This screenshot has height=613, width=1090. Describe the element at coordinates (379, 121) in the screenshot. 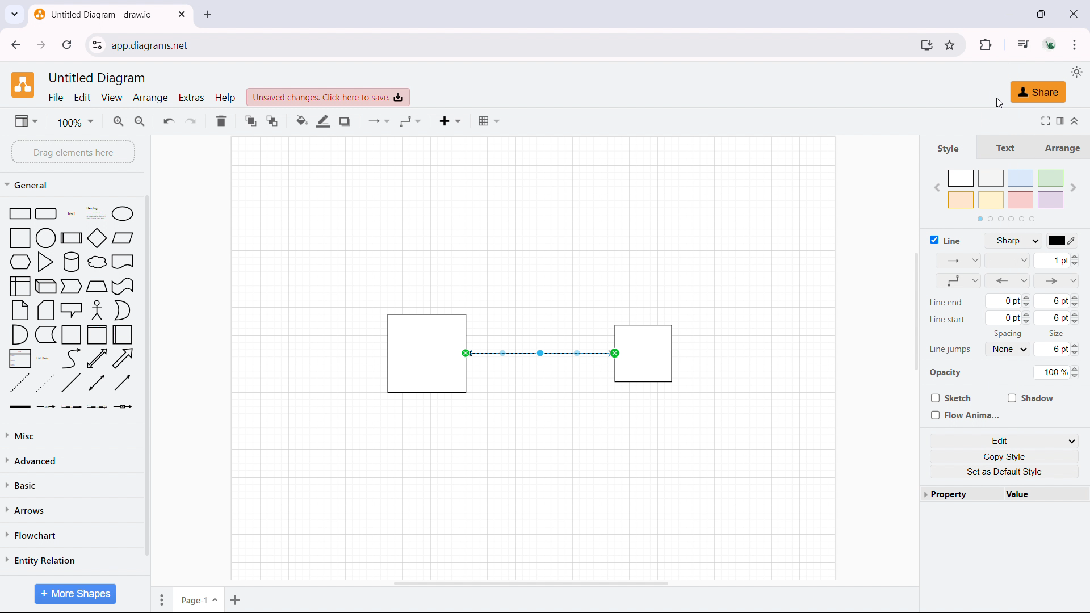

I see `conncetion` at that location.